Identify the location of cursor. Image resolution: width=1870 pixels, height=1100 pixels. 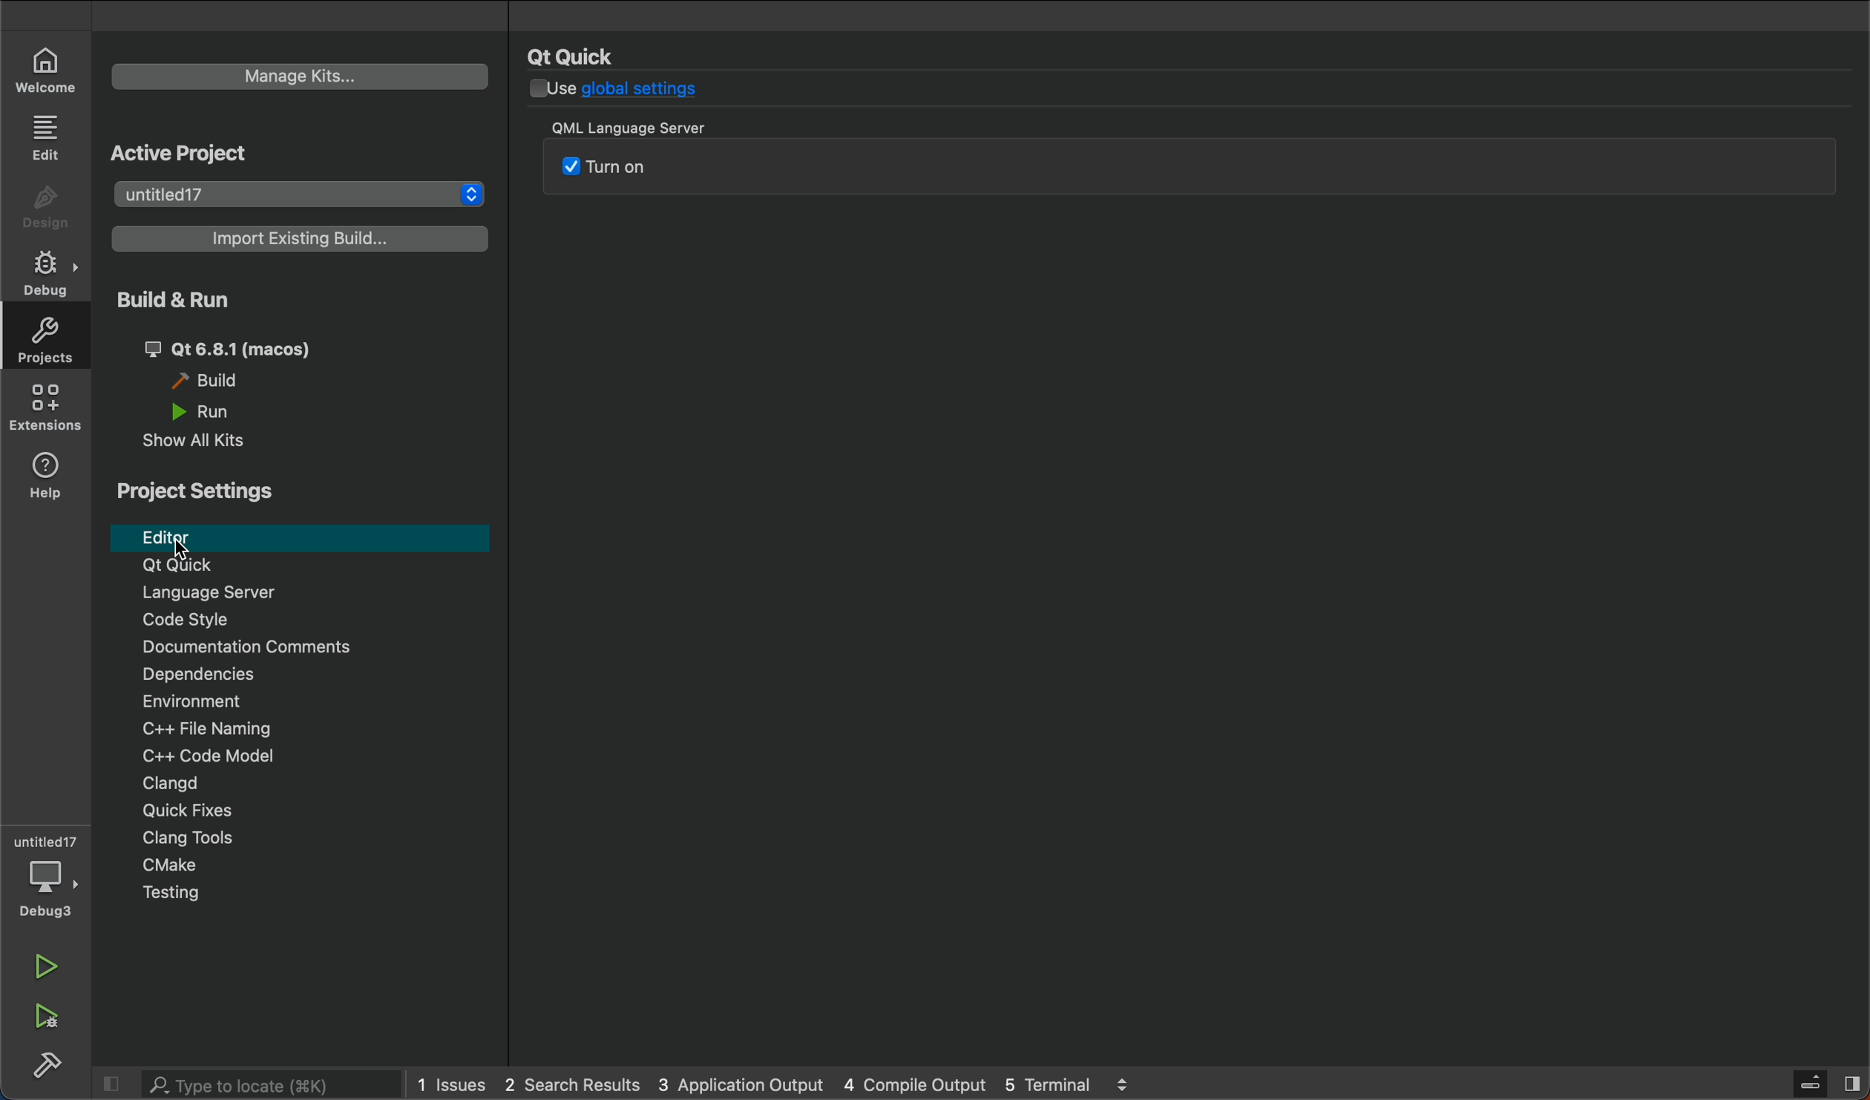
(184, 549).